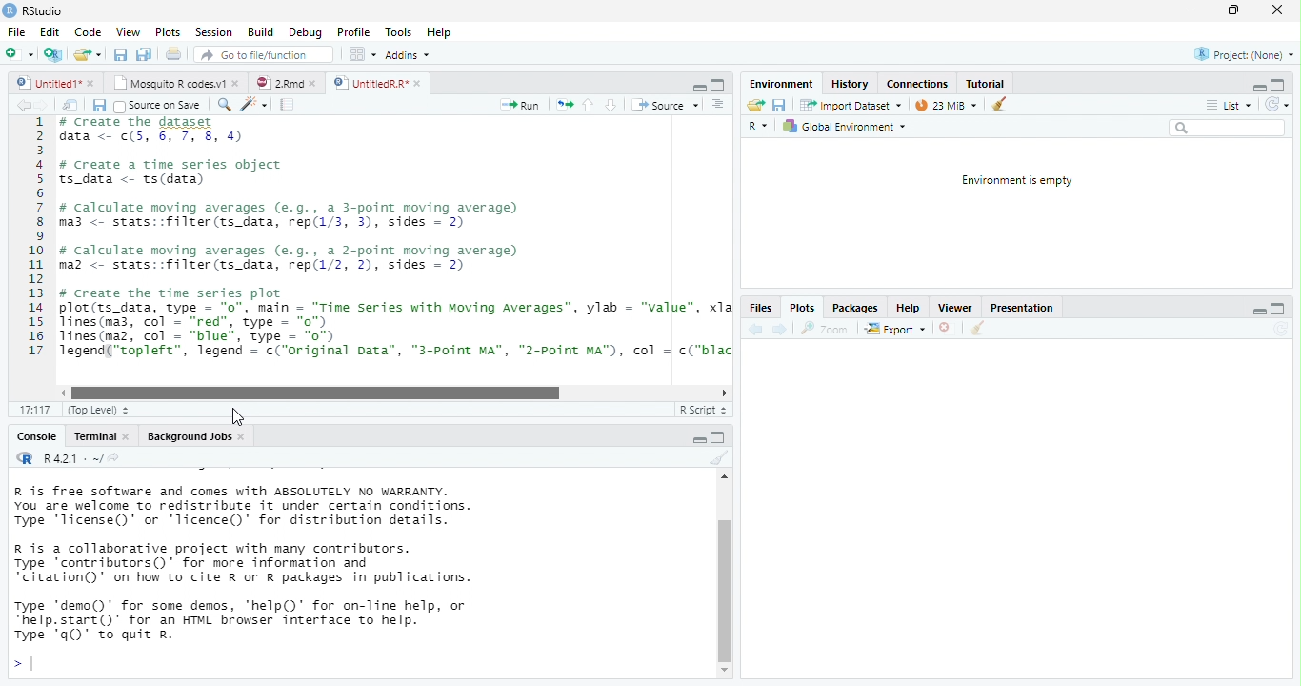 This screenshot has width=1301, height=686. What do you see at coordinates (22, 665) in the screenshot?
I see `>` at bounding box center [22, 665].